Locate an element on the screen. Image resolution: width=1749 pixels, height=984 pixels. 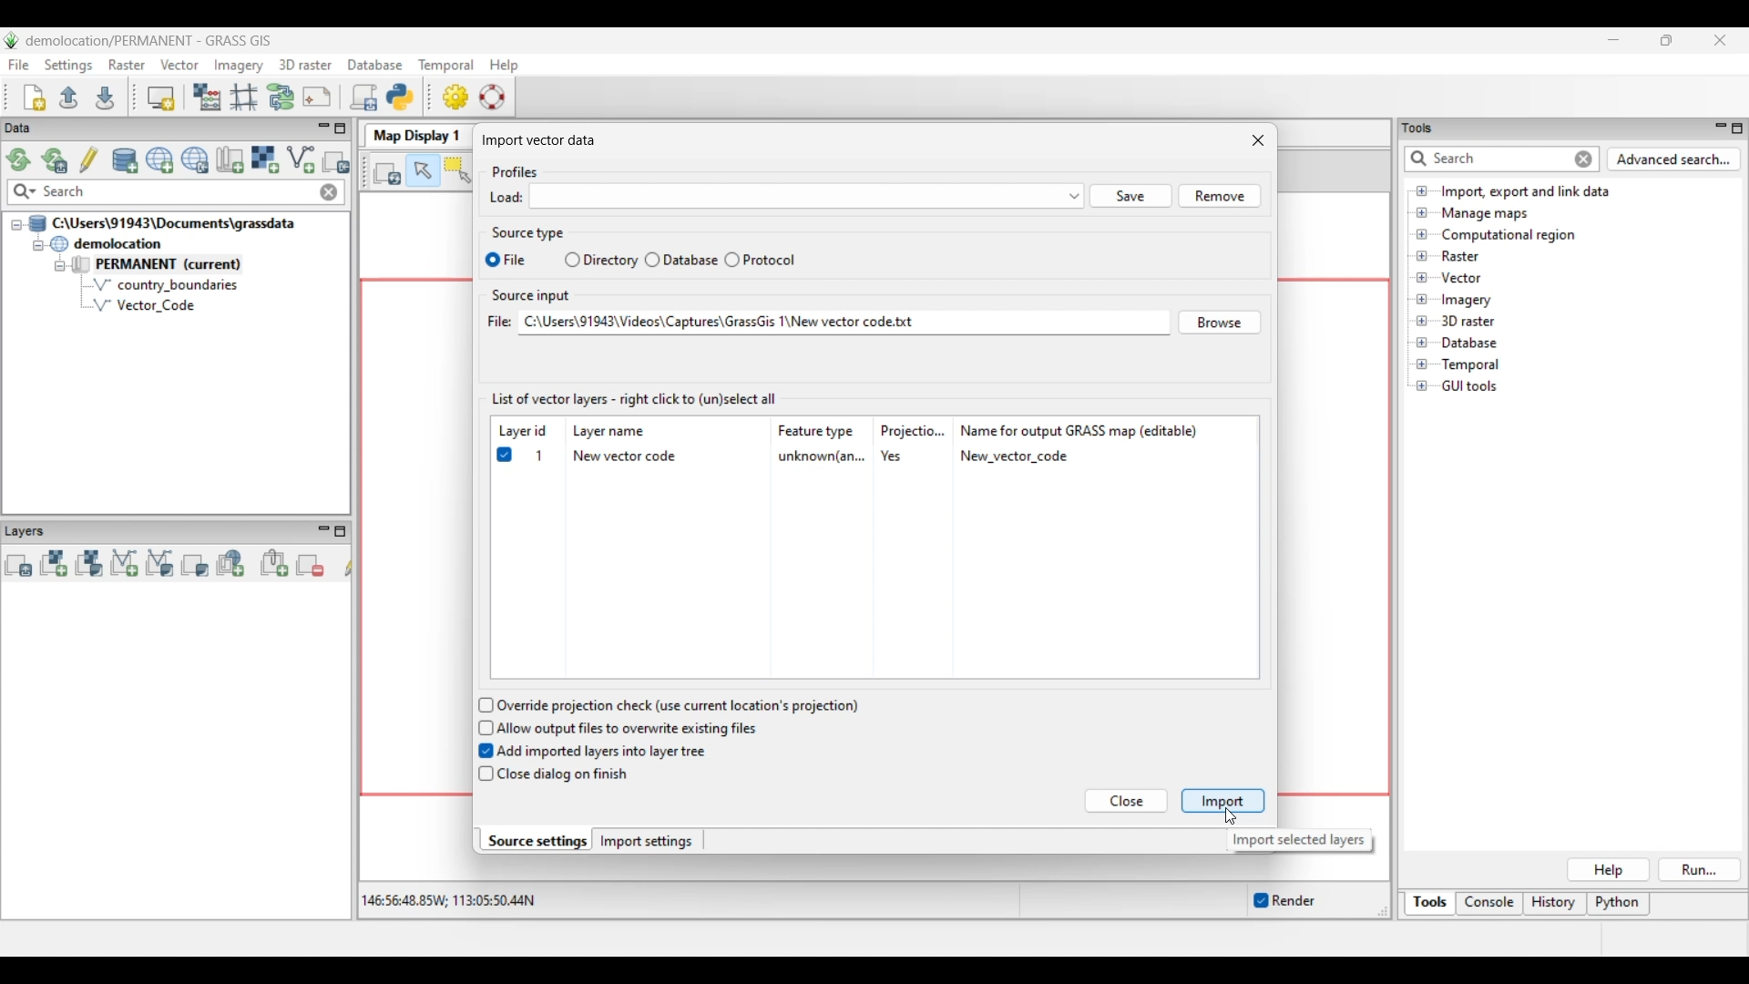
Select another import option is located at coordinates (335, 161).